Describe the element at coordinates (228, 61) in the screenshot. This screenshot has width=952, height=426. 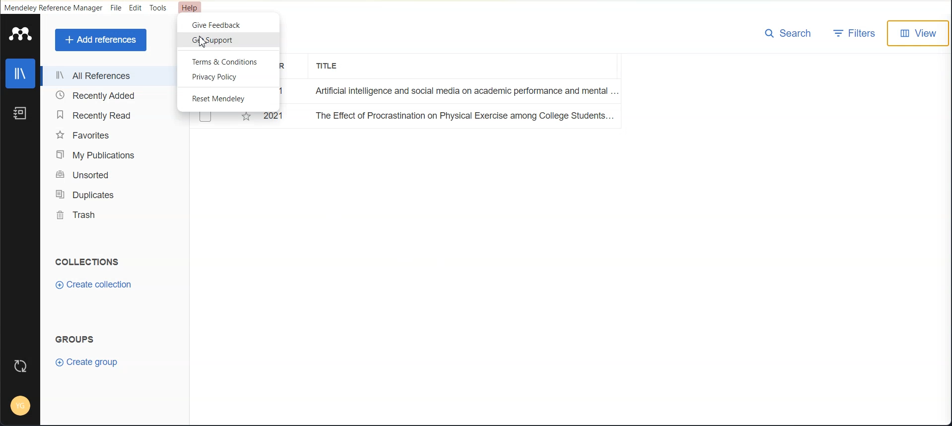
I see `Terms & Conditions` at that location.